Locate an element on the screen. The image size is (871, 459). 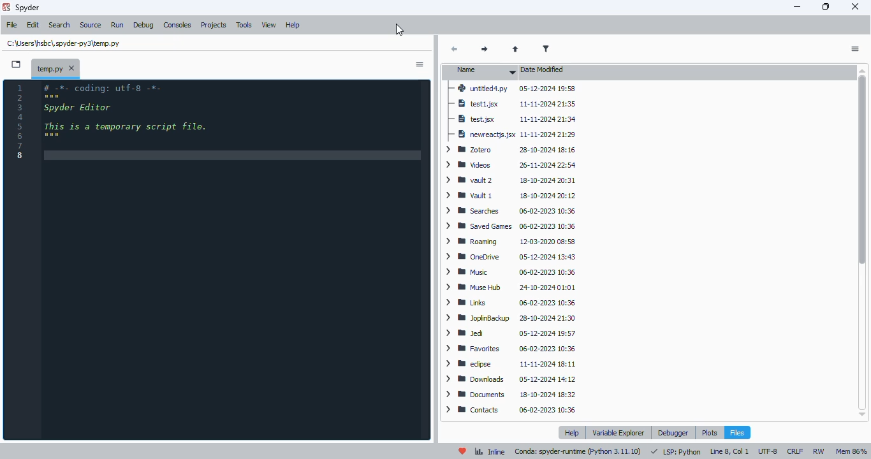
LSP: Python is located at coordinates (676, 451).